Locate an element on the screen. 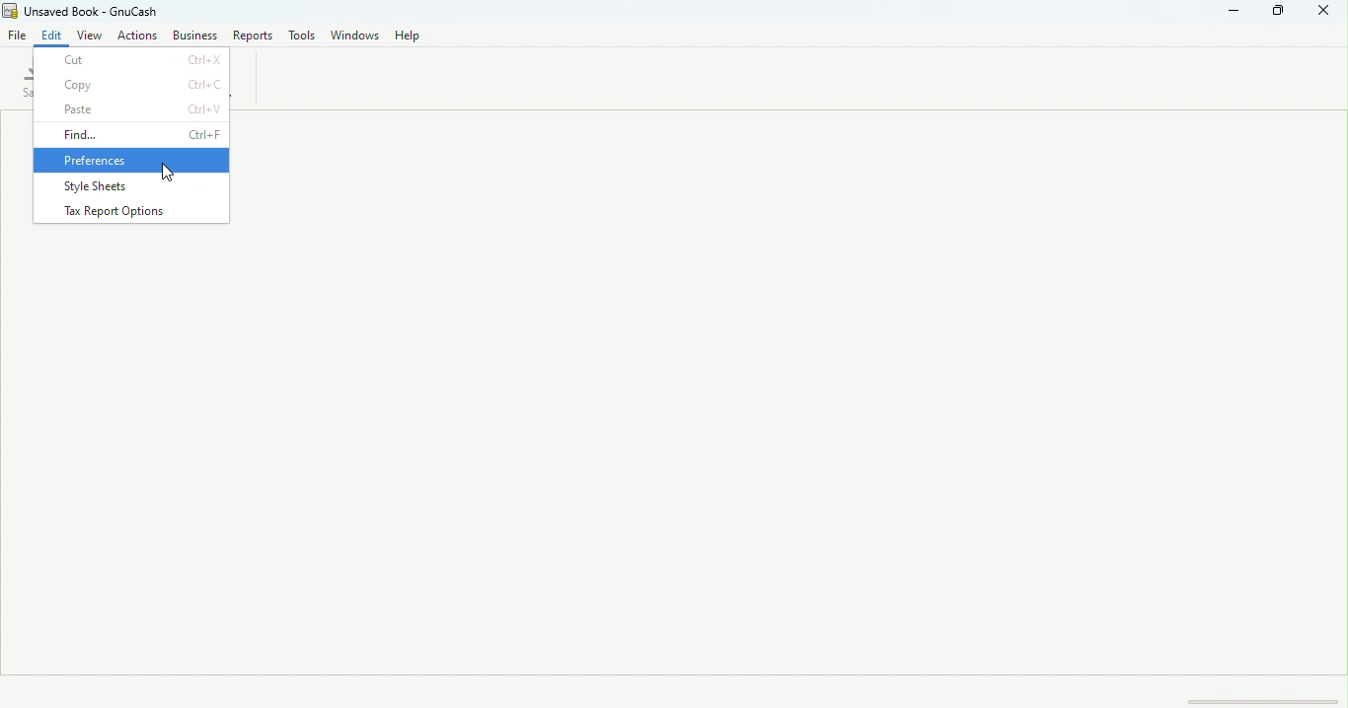 The height and width of the screenshot is (708, 1348). Minimize is located at coordinates (1230, 16).